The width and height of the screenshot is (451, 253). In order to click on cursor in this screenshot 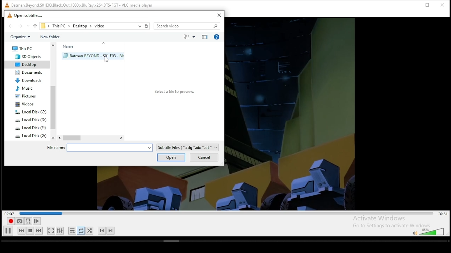, I will do `click(109, 60)`.